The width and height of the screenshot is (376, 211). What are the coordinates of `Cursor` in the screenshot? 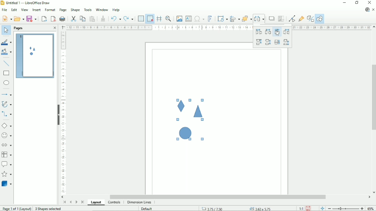 It's located at (277, 34).